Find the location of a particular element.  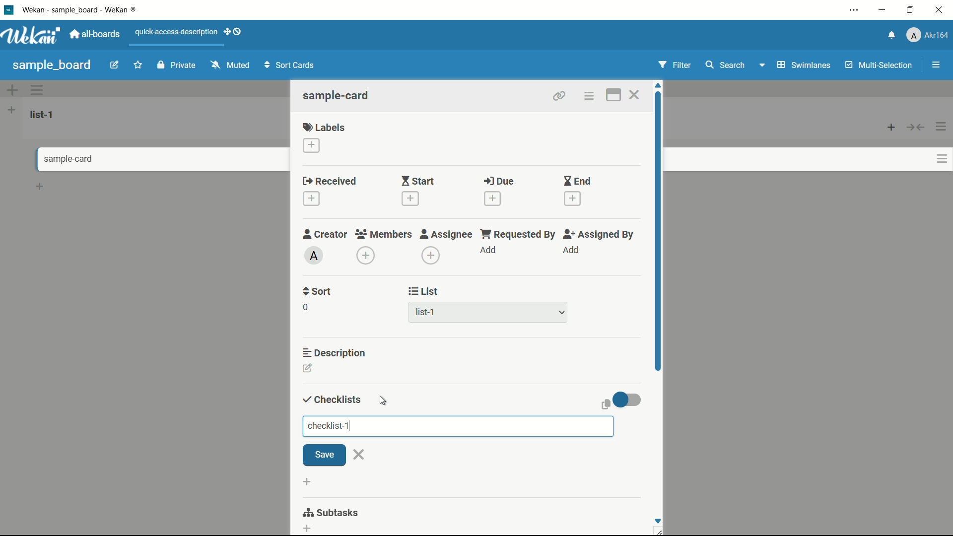

muted is located at coordinates (229, 66).